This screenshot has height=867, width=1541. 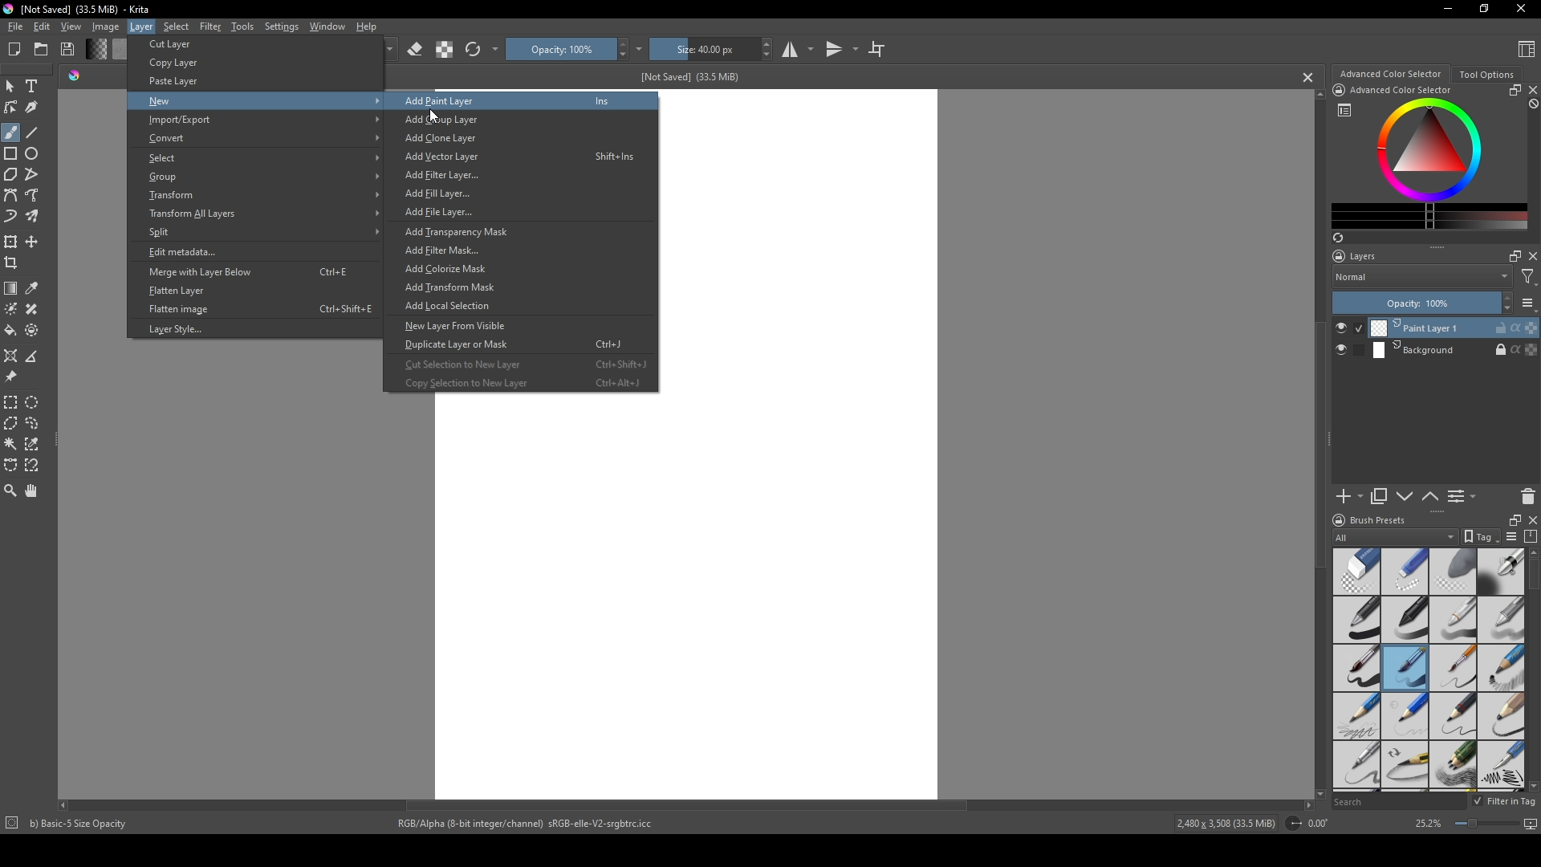 I want to click on increase, so click(x=1506, y=297).